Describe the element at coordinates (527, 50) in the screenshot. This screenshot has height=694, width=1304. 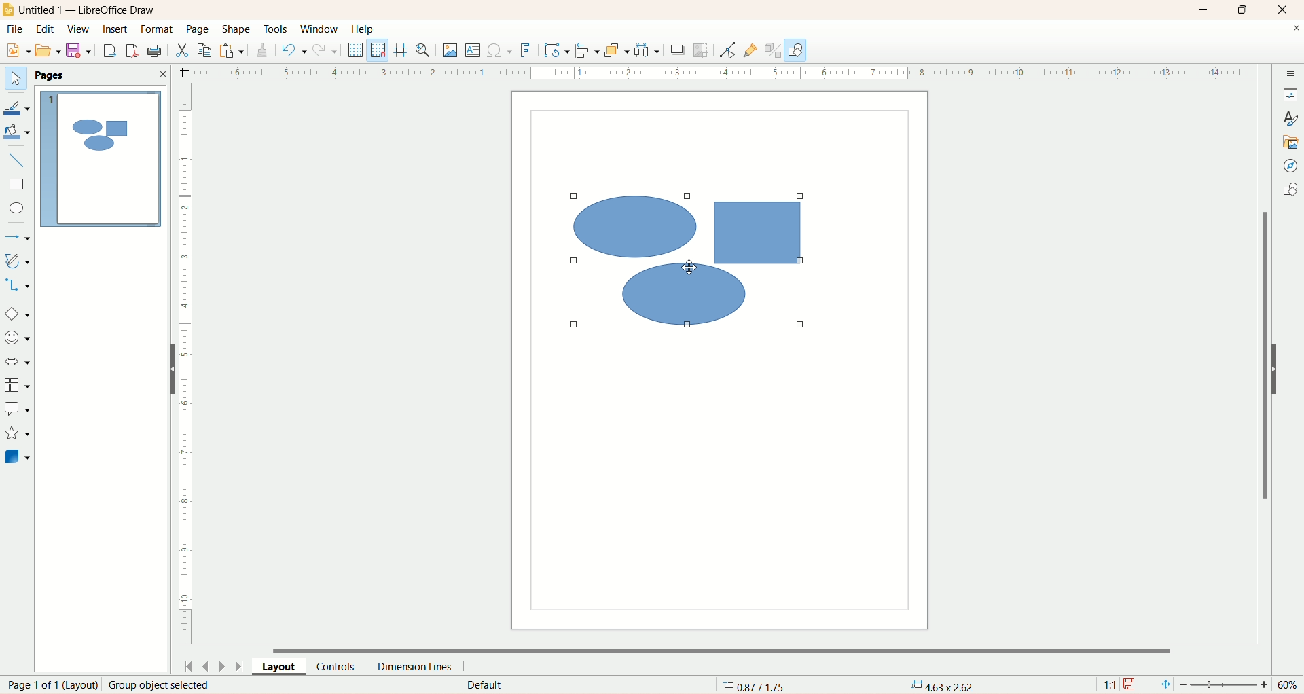
I see `fontwork text` at that location.